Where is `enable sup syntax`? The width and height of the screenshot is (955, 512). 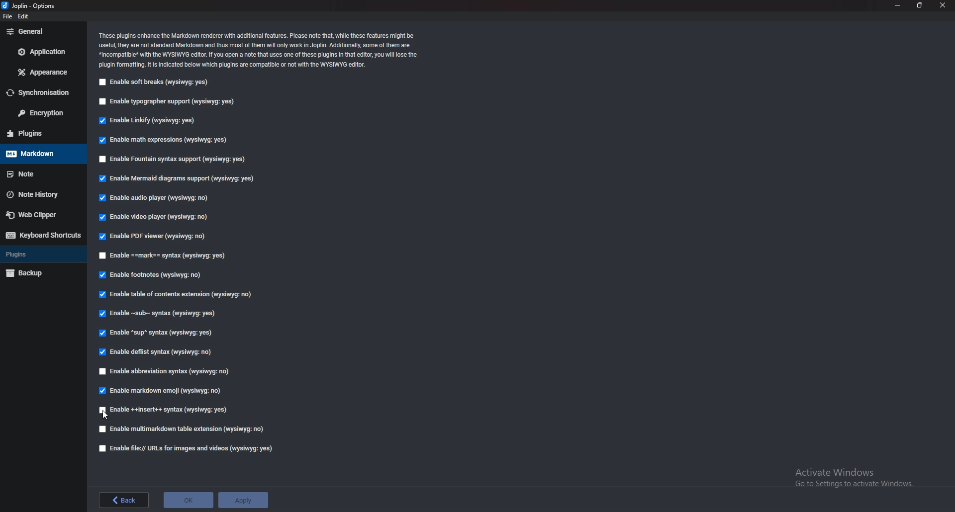 enable sup syntax is located at coordinates (156, 334).